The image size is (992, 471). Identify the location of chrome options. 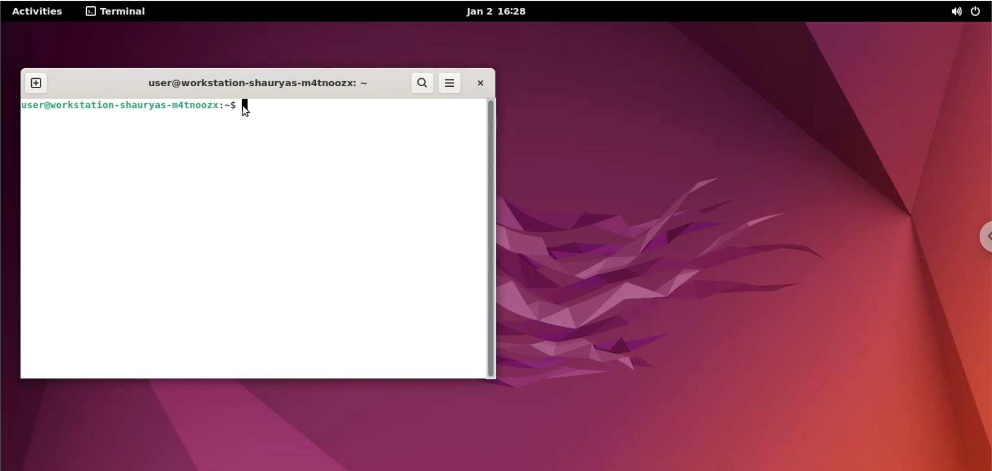
(980, 242).